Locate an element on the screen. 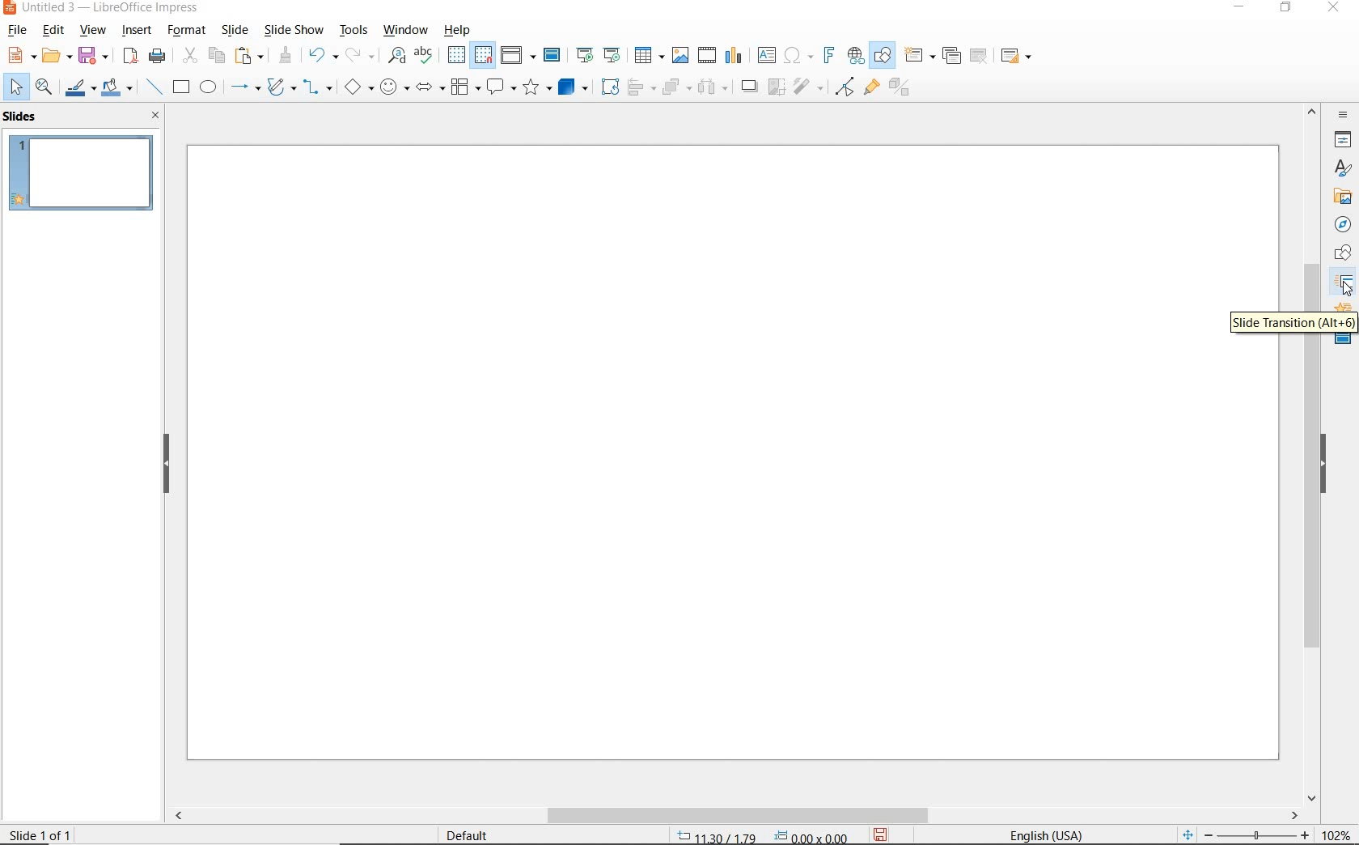 This screenshot has height=845, width=1359. CROP IMAGE is located at coordinates (774, 87).